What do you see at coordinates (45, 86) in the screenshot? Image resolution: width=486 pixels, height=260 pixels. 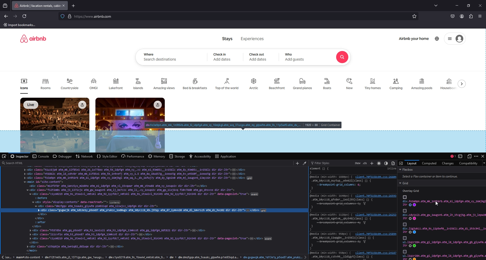 I see `Rooms` at bounding box center [45, 86].